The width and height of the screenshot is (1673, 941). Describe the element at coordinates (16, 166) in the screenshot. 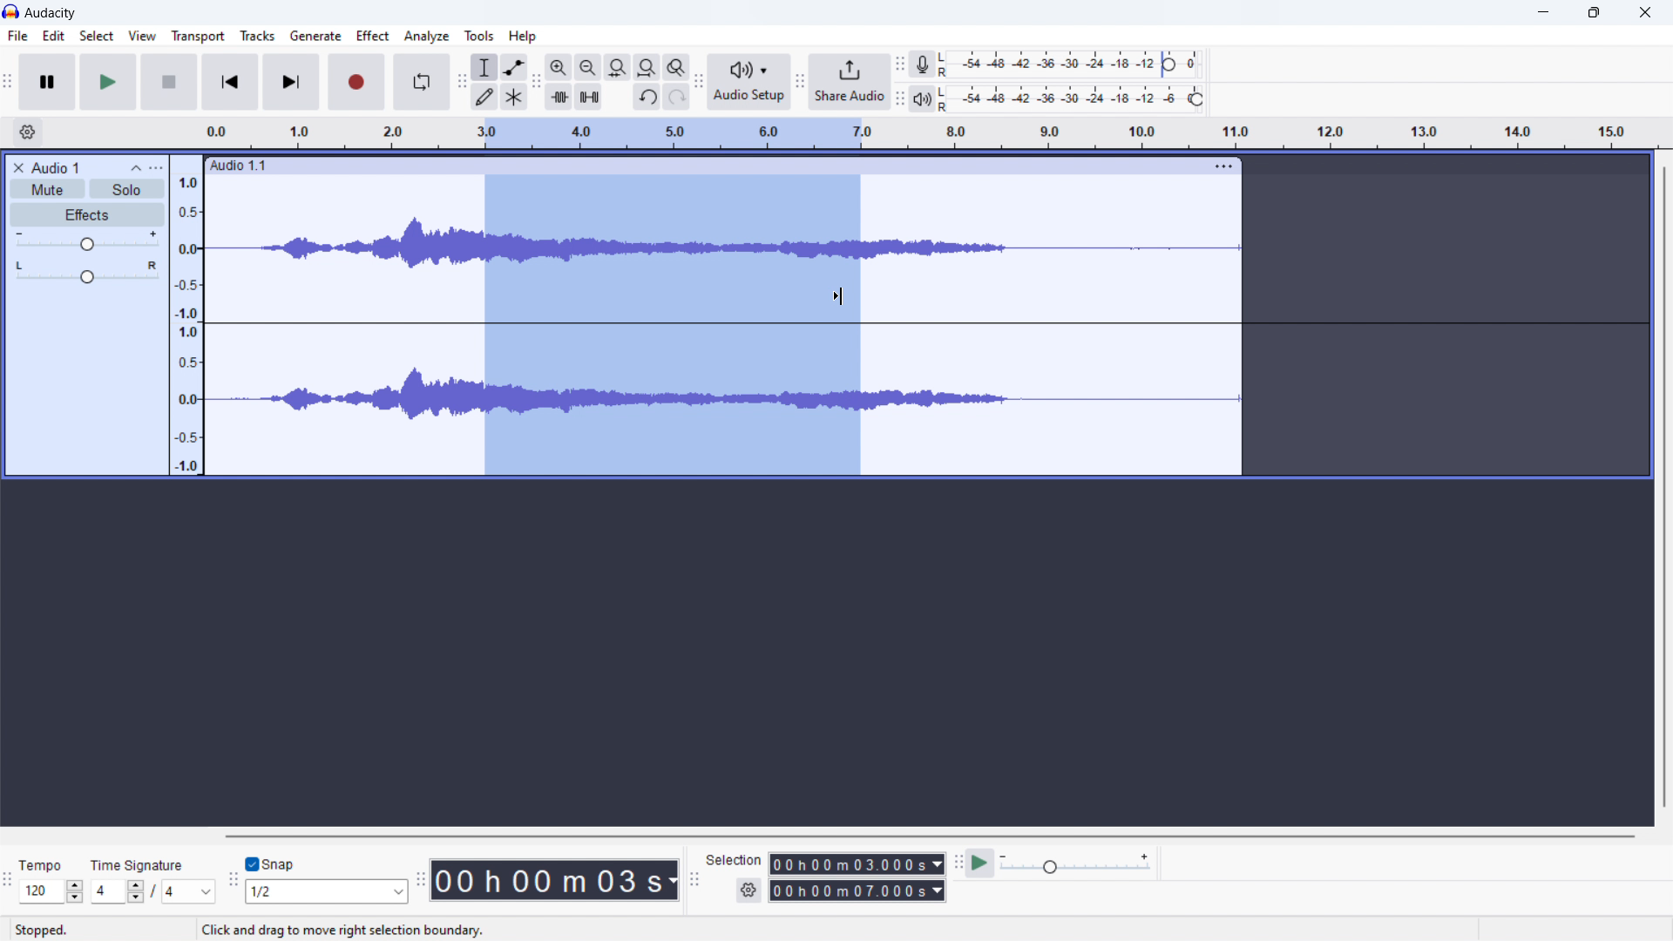

I see `close audio` at that location.